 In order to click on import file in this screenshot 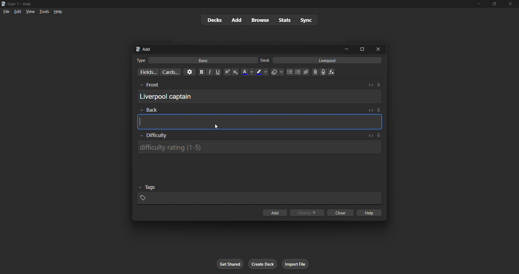, I will do `click(295, 264)`.